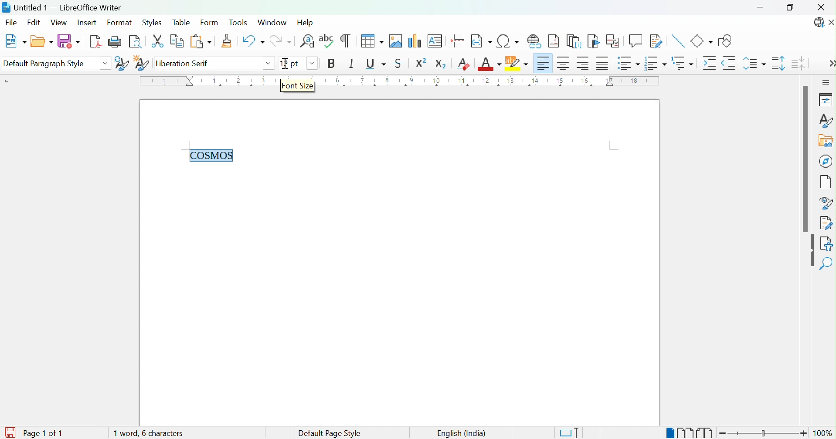 The width and height of the screenshot is (836, 439). What do you see at coordinates (328, 433) in the screenshot?
I see `Default page style` at bounding box center [328, 433].